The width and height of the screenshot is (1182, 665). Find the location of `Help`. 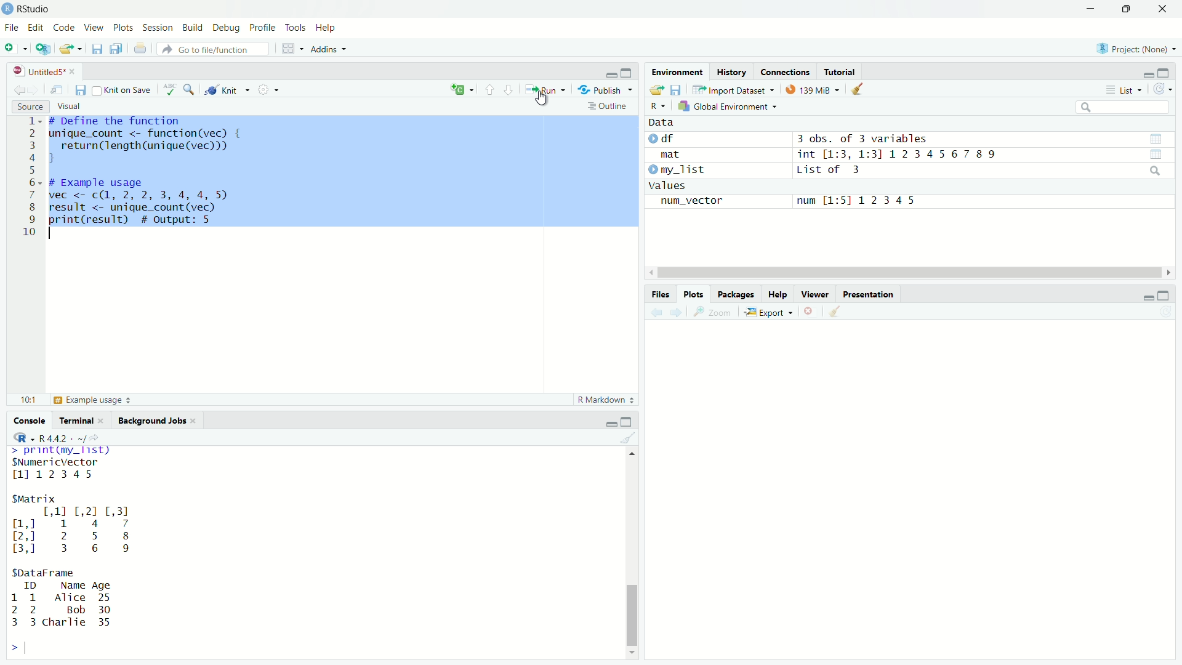

Help is located at coordinates (778, 294).